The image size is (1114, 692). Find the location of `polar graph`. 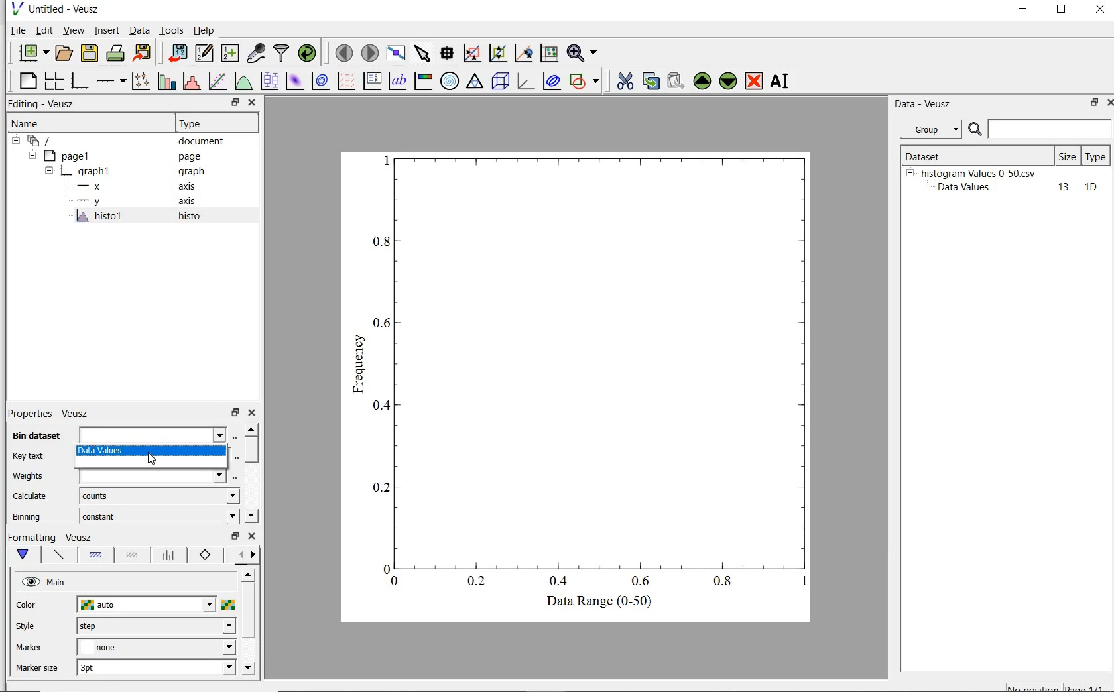

polar graph is located at coordinates (450, 81).